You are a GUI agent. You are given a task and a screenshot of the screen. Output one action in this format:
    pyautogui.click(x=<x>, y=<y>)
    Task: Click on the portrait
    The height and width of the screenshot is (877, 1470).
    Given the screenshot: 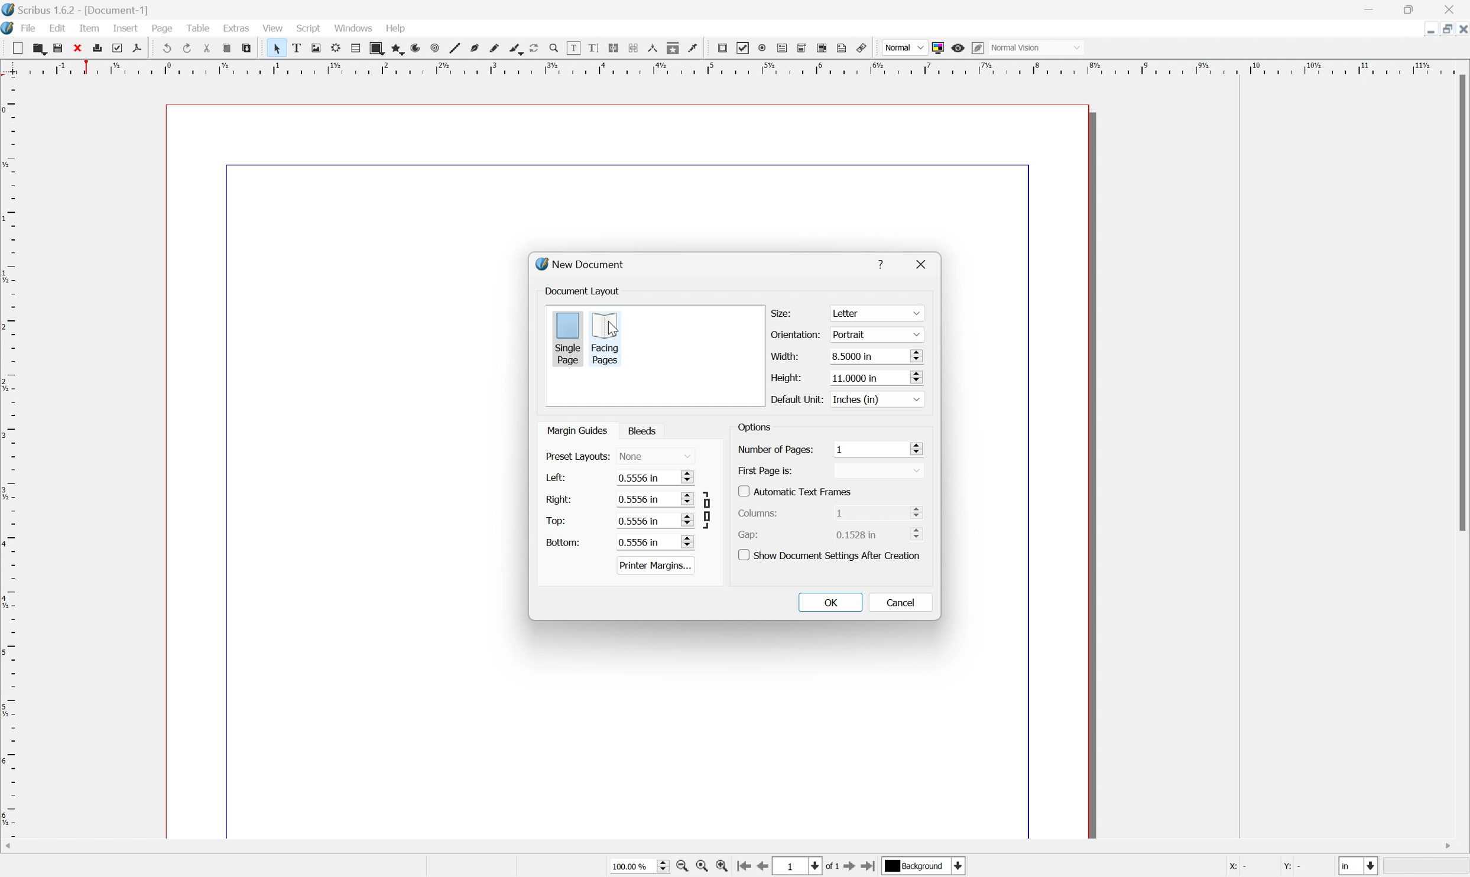 What is the action you would take?
    pyautogui.click(x=874, y=334)
    